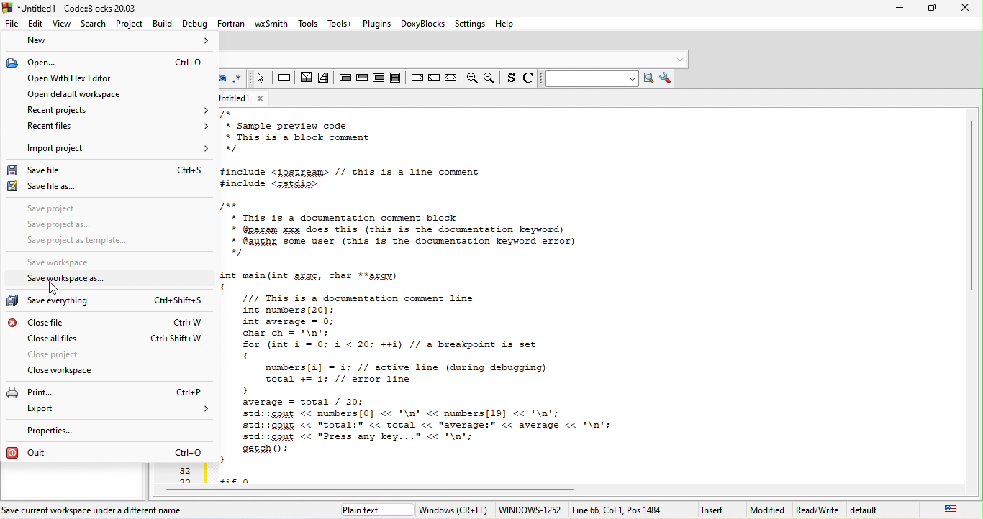  I want to click on fortran, so click(232, 23).